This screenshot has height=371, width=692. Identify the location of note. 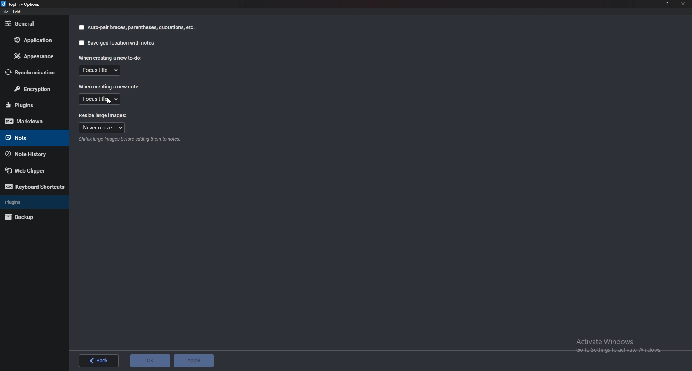
(31, 137).